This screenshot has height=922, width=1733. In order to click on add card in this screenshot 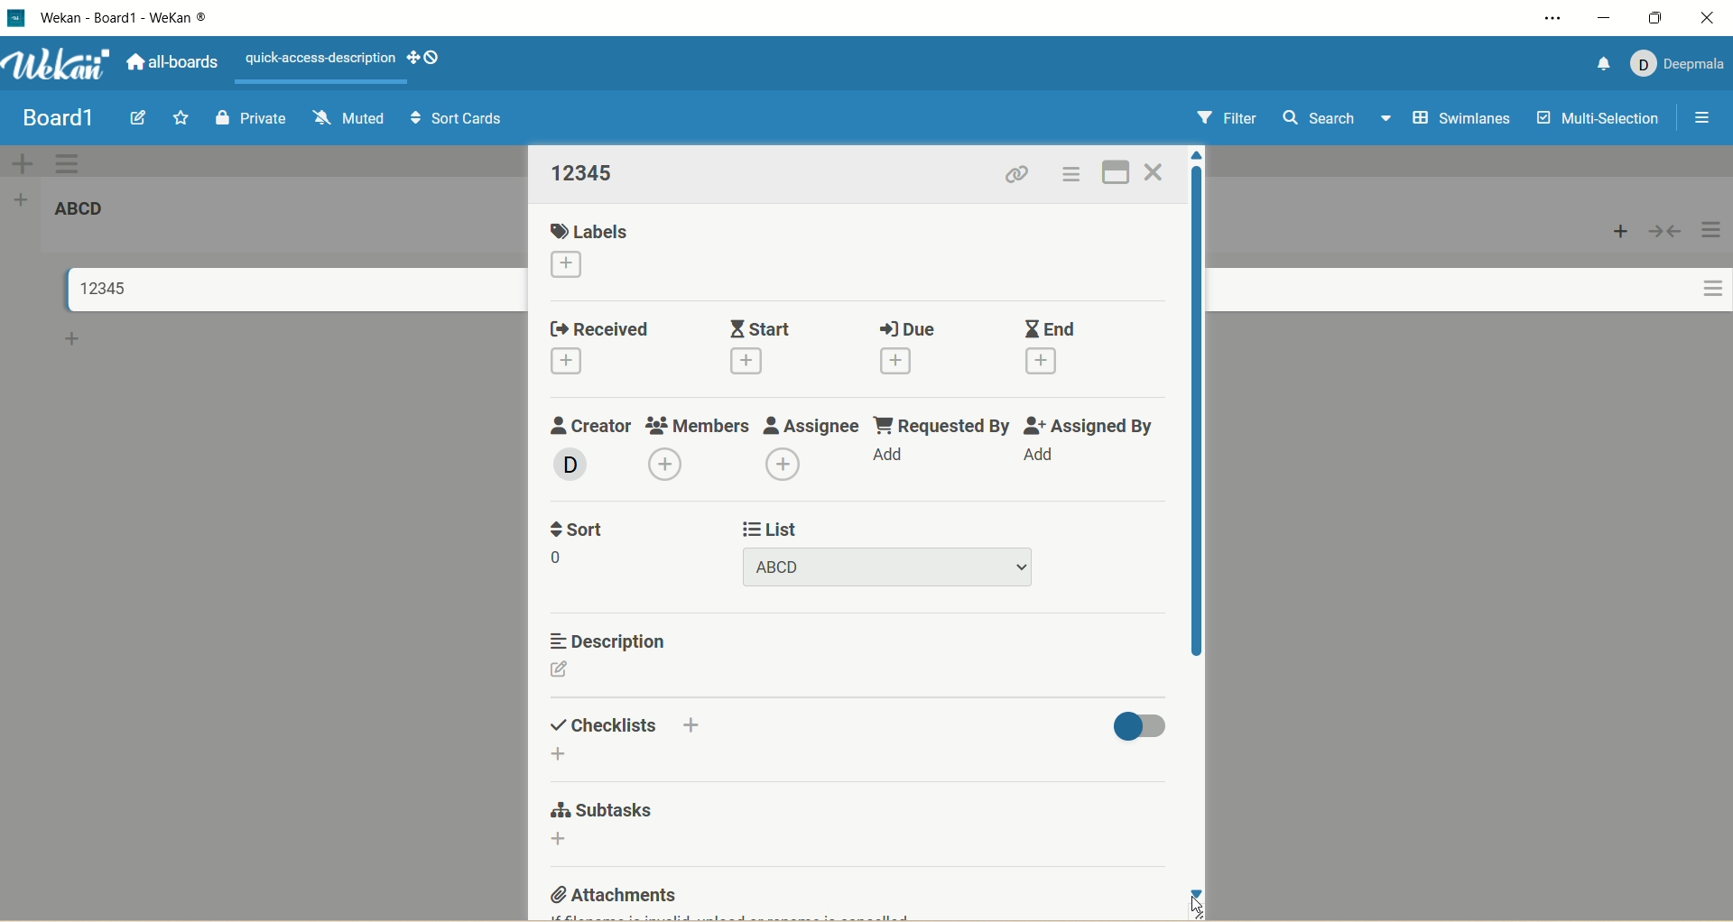, I will do `click(1621, 232)`.